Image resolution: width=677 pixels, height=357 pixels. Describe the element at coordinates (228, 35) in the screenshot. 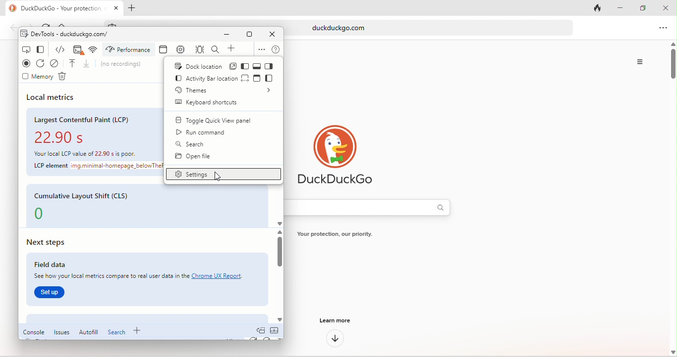

I see `minimize` at that location.